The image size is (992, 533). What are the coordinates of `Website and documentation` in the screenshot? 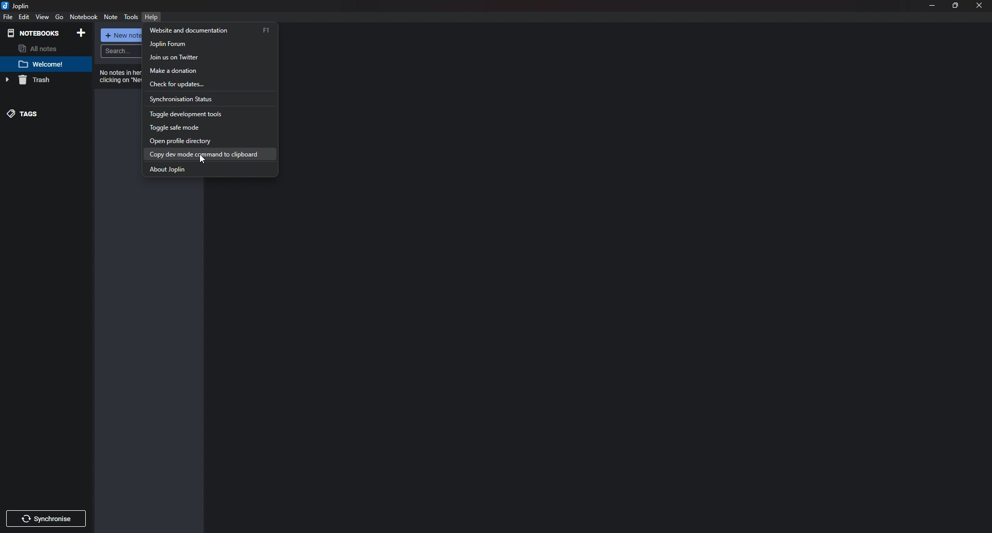 It's located at (210, 30).